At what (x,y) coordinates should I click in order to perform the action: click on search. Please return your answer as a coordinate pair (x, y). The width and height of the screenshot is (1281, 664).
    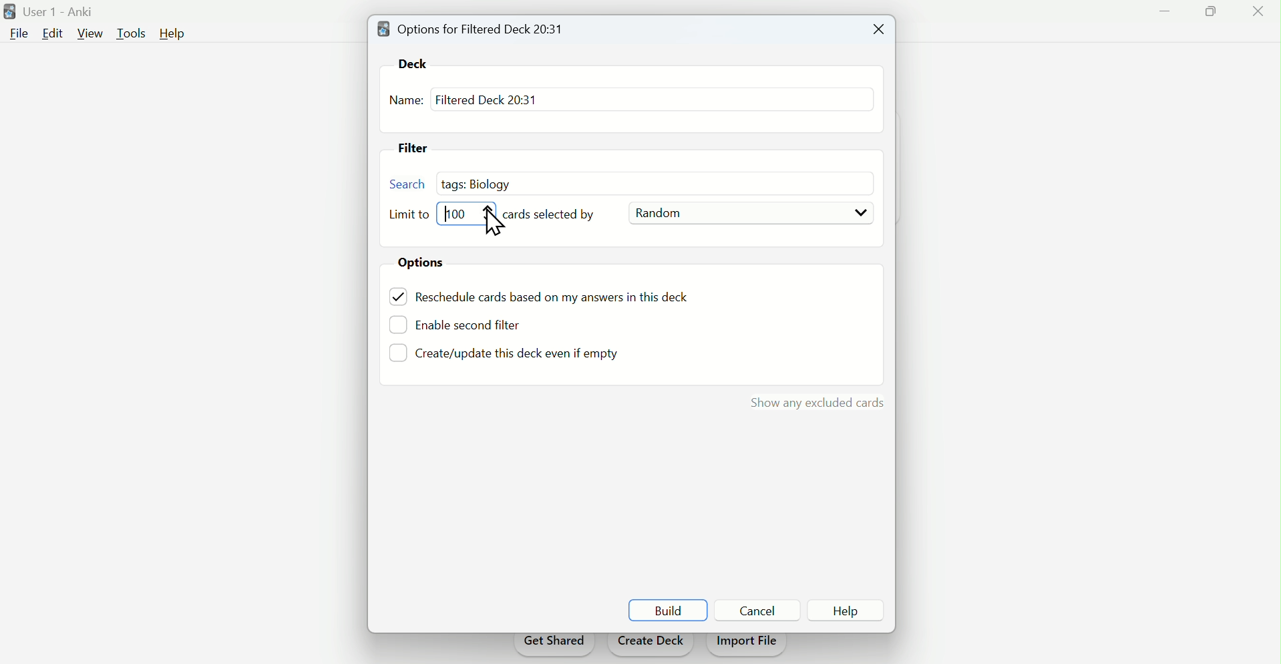
    Looking at the image, I should click on (408, 184).